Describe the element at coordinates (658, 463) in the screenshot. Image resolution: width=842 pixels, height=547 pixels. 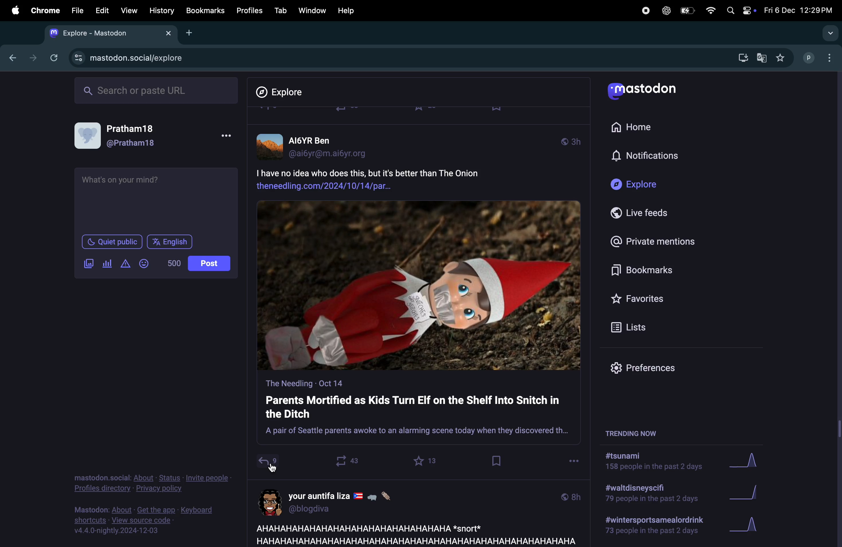
I see `#tsunami` at that location.